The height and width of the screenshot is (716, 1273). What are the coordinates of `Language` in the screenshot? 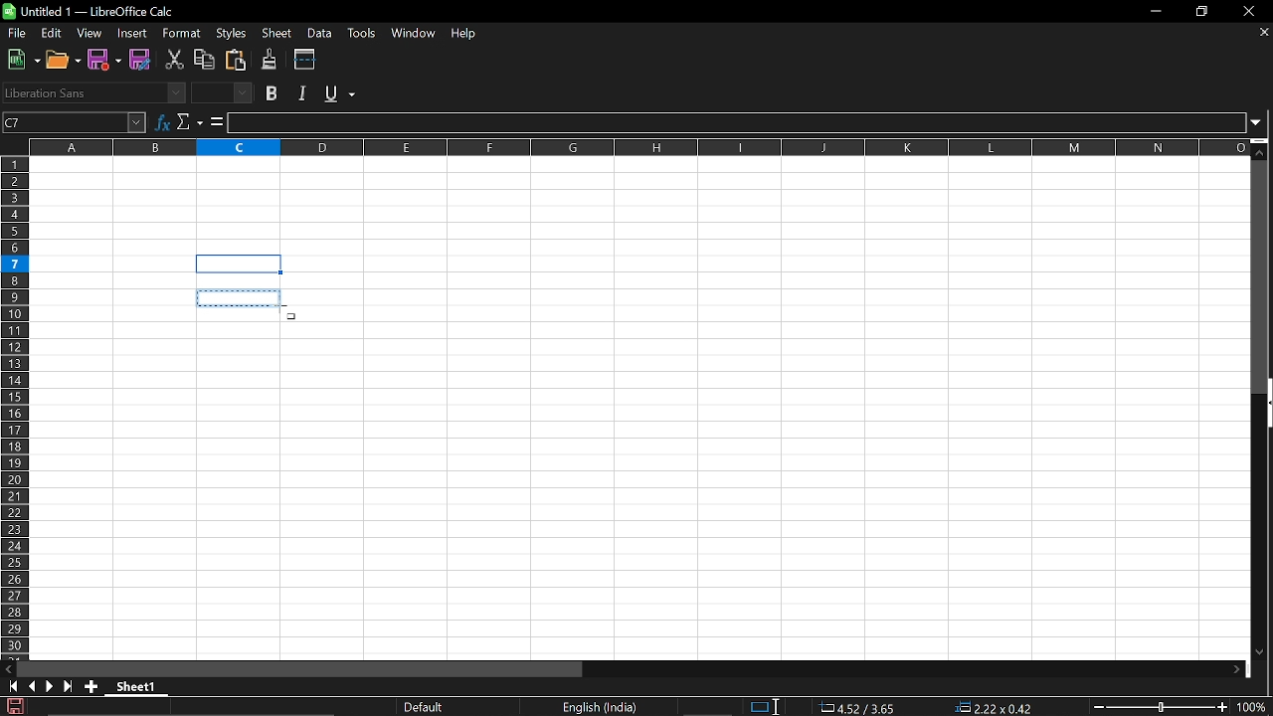 It's located at (600, 708).